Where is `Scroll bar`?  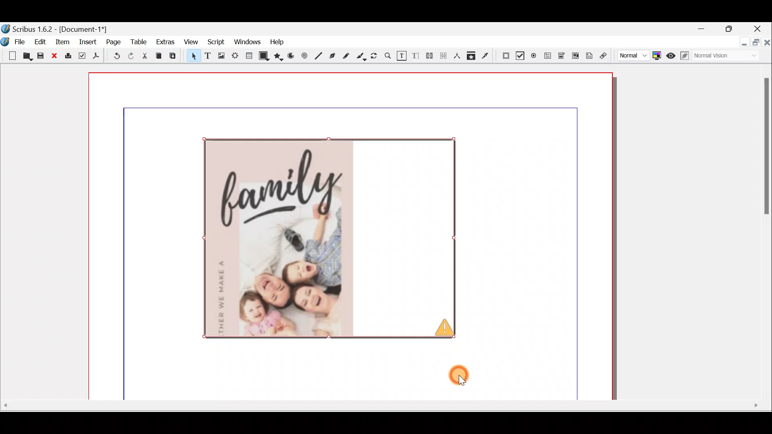 Scroll bar is located at coordinates (763, 234).